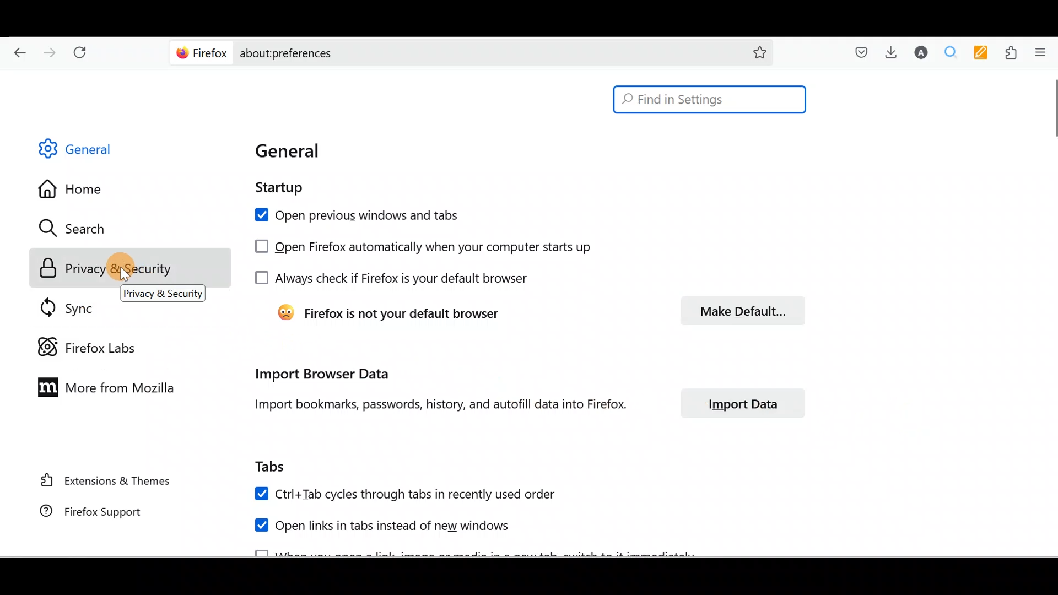 This screenshot has height=595, width=1058. What do you see at coordinates (406, 280) in the screenshot?
I see `Always check if Firefox is your default browser` at bounding box center [406, 280].